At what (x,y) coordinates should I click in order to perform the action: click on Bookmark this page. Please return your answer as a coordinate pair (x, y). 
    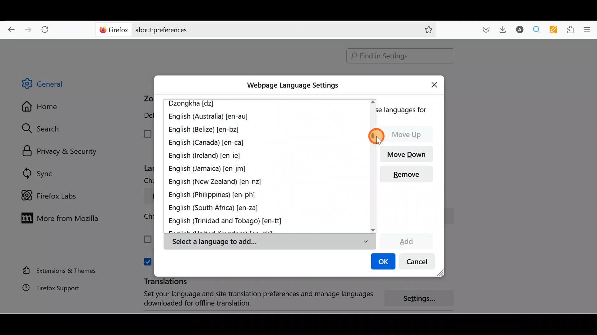
    Looking at the image, I should click on (424, 29).